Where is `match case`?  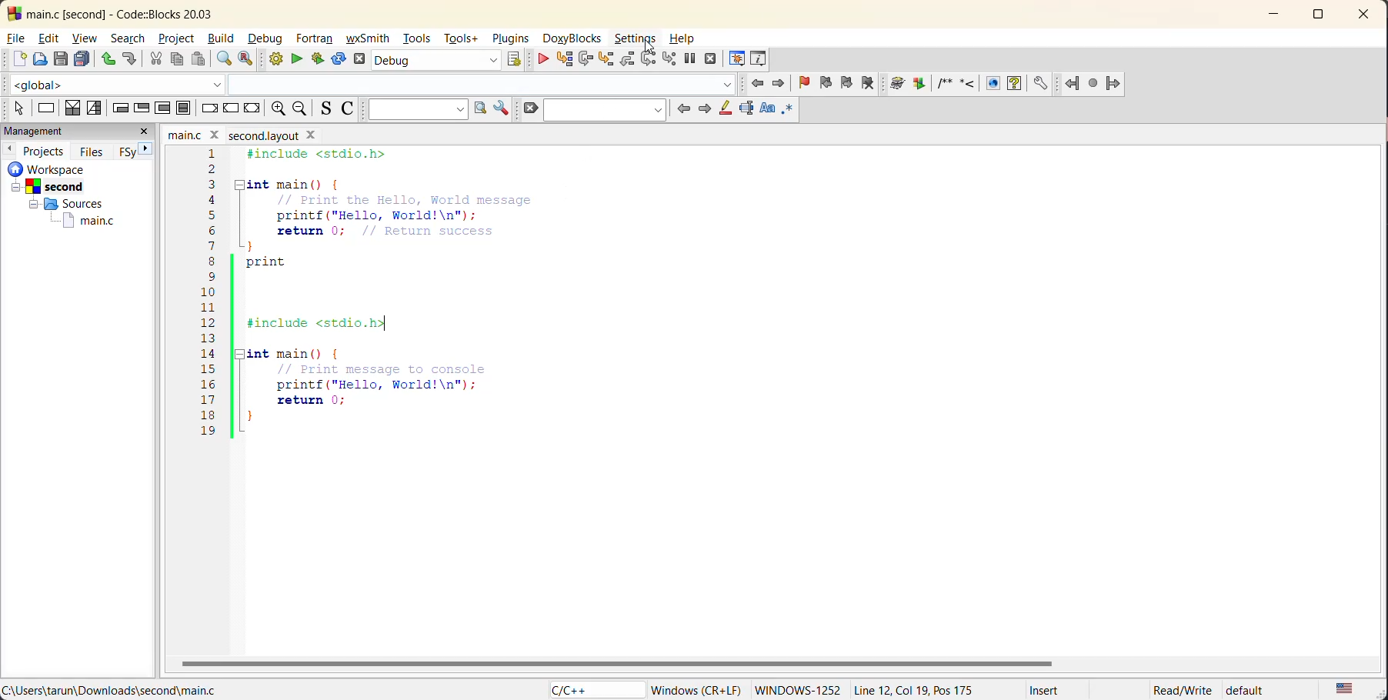 match case is located at coordinates (766, 109).